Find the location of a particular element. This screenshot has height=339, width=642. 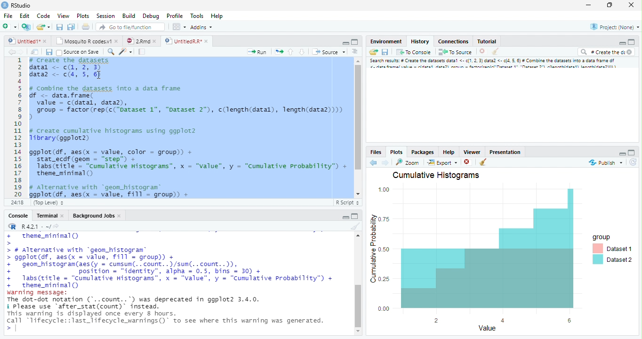

Plots is located at coordinates (396, 152).